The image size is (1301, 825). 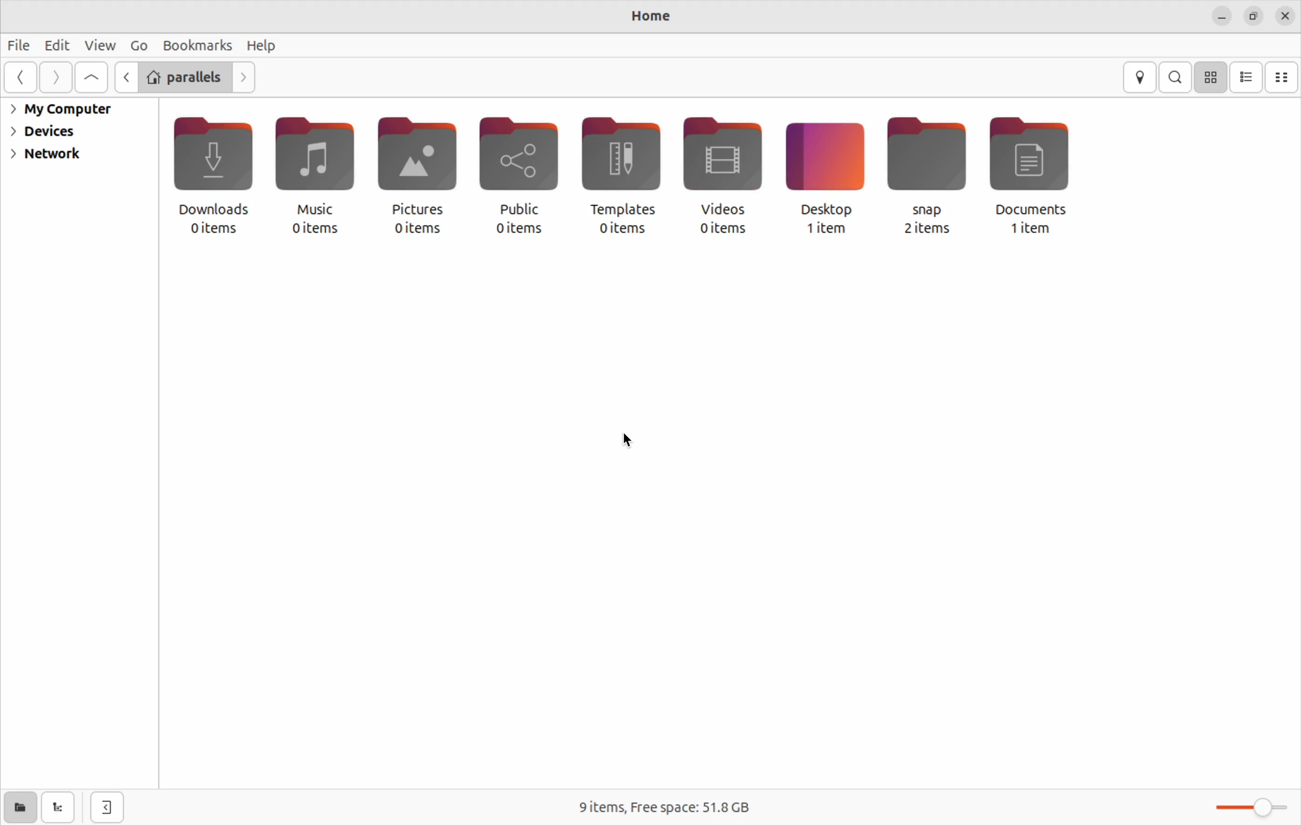 I want to click on go back wards, so click(x=23, y=76).